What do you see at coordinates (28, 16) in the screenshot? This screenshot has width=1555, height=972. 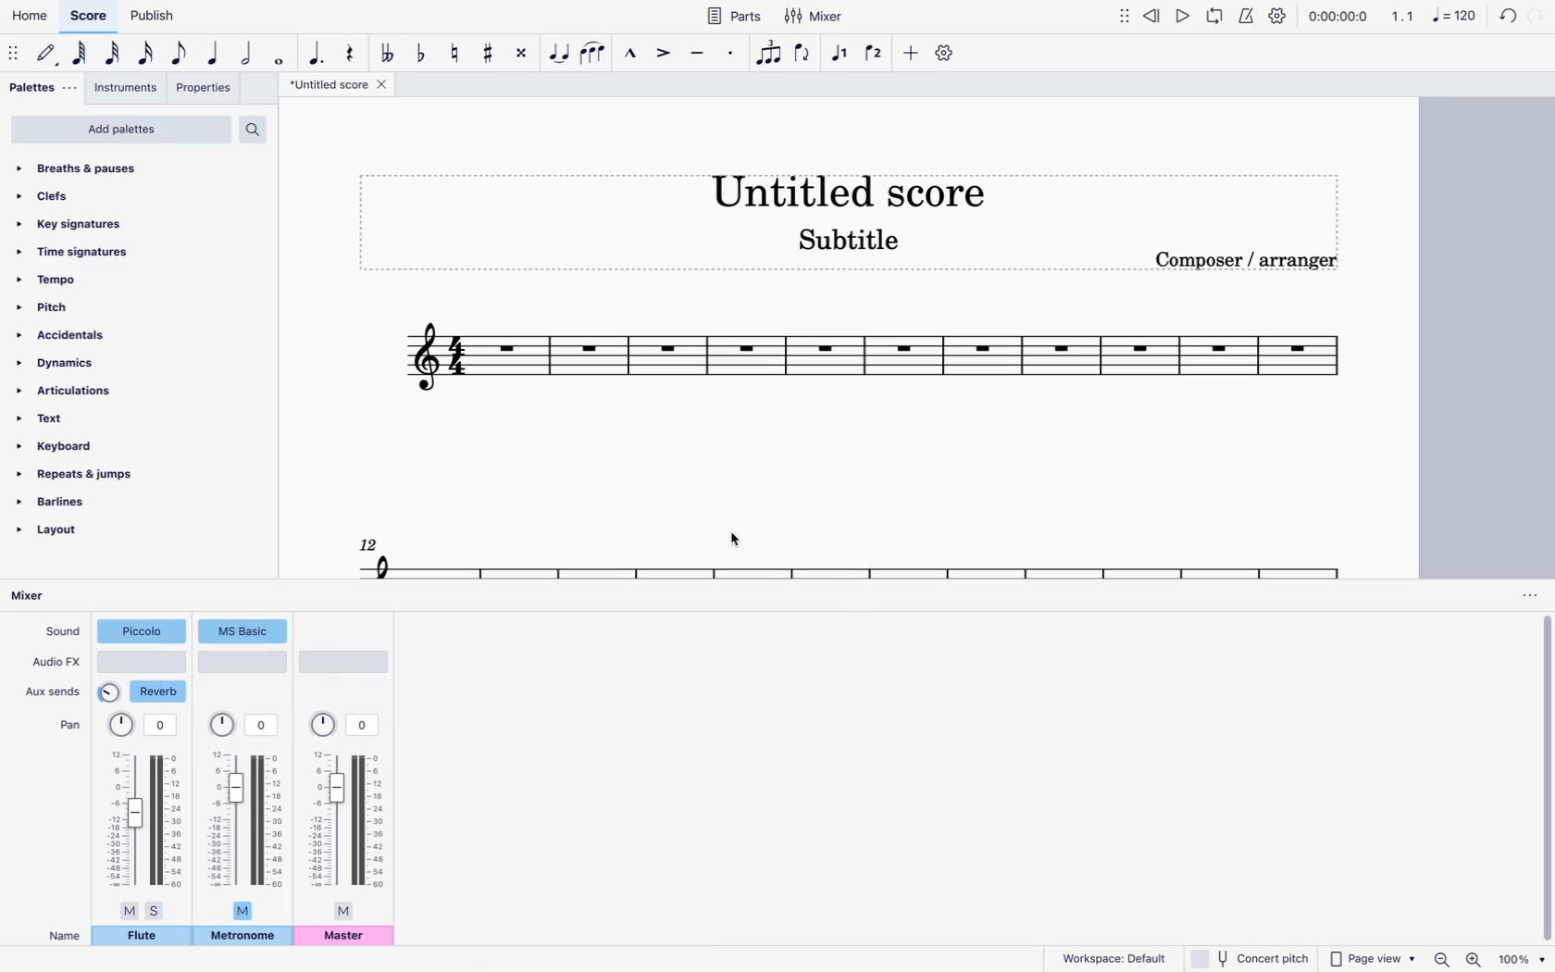 I see `home` at bounding box center [28, 16].